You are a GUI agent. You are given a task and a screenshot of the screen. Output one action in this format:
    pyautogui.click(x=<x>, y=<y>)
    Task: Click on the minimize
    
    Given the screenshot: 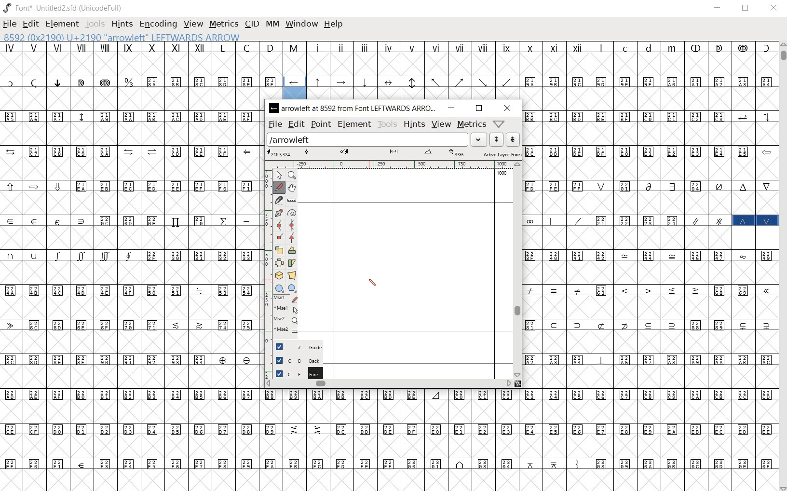 What is the action you would take?
    pyautogui.click(x=452, y=108)
    